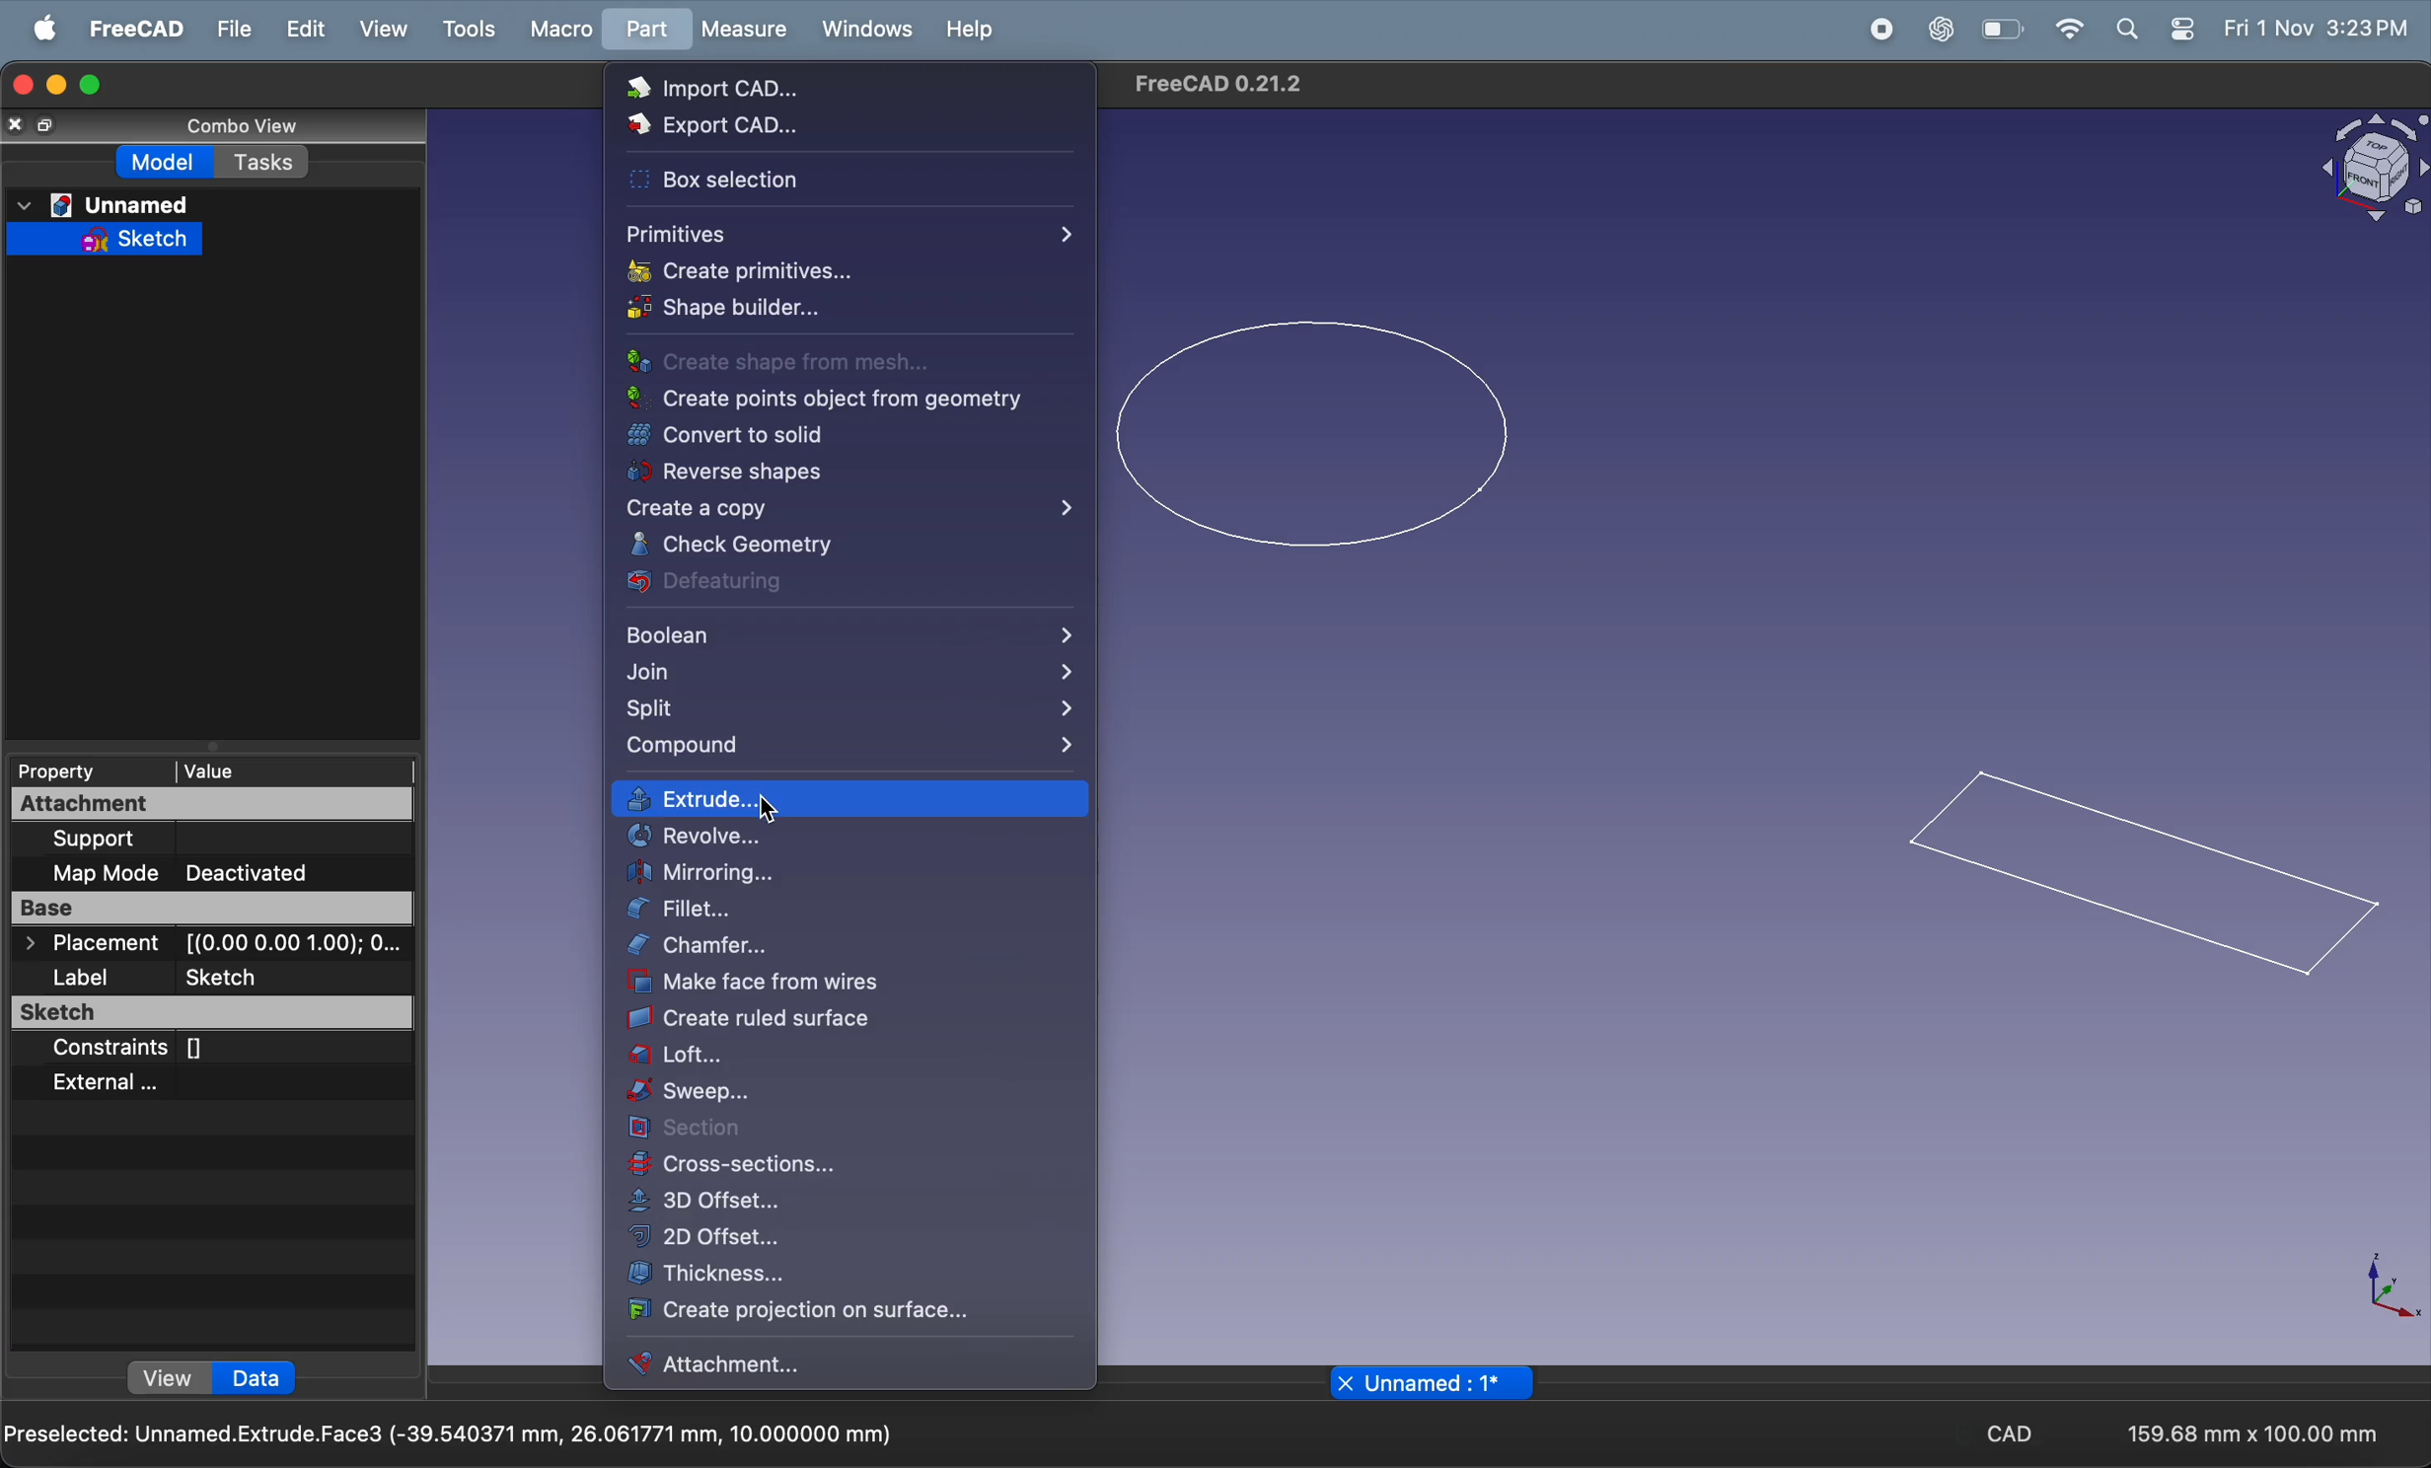 Image resolution: width=2431 pixels, height=1468 pixels. What do you see at coordinates (744, 31) in the screenshot?
I see `Measure` at bounding box center [744, 31].